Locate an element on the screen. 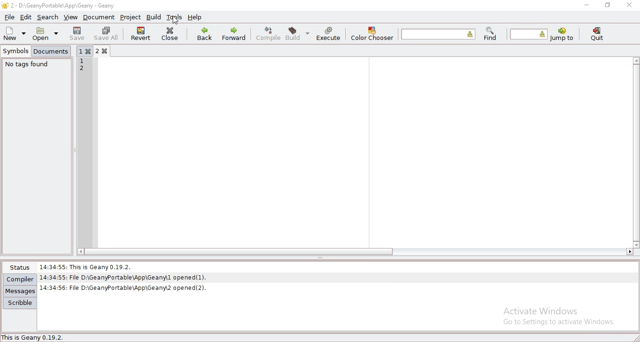 The height and width of the screenshot is (342, 640). view is located at coordinates (70, 17).